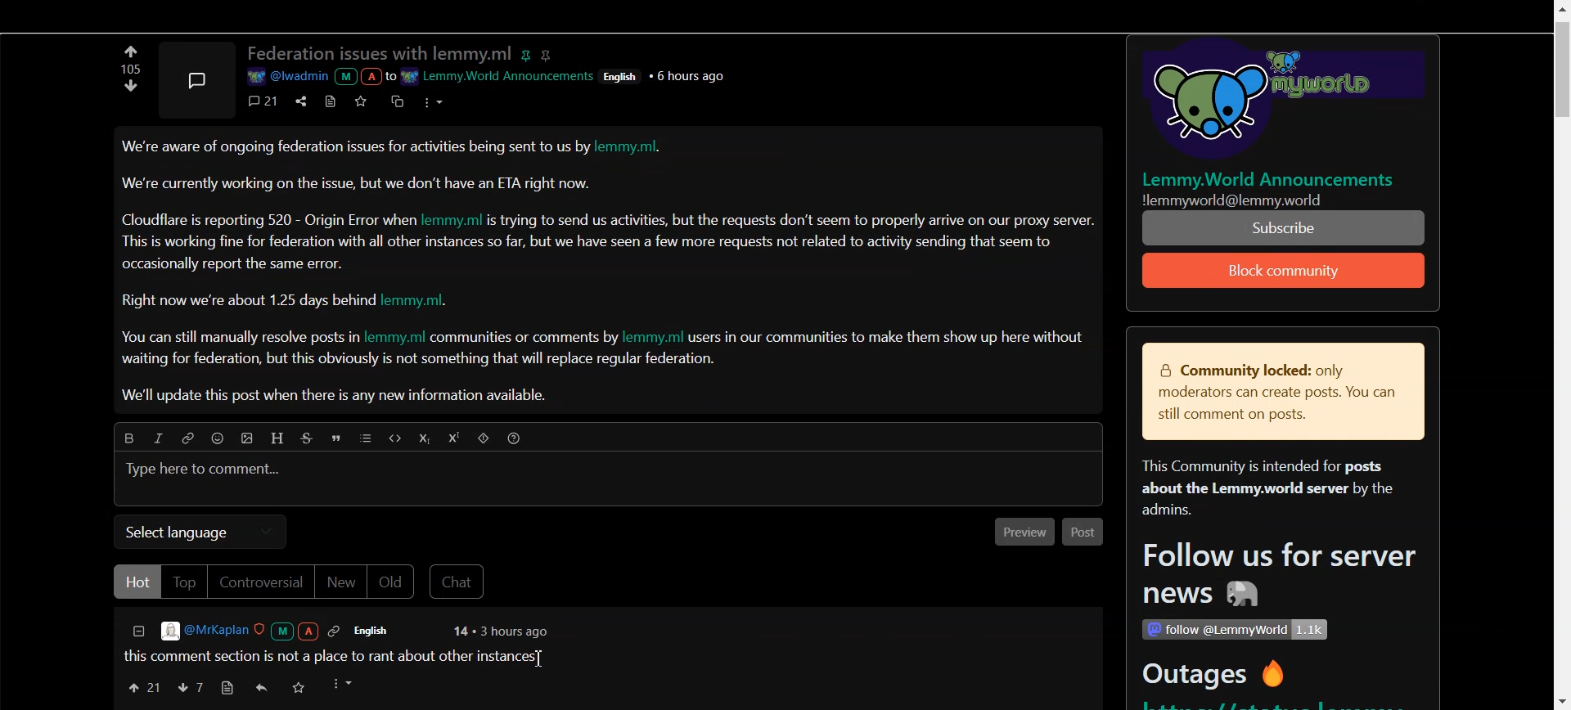  I want to click on share, so click(299, 100).